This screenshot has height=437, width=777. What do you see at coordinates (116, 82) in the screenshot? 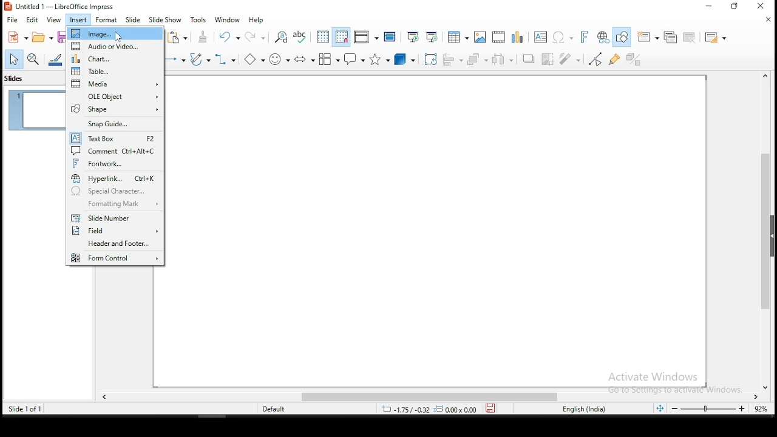
I see `media` at bounding box center [116, 82].